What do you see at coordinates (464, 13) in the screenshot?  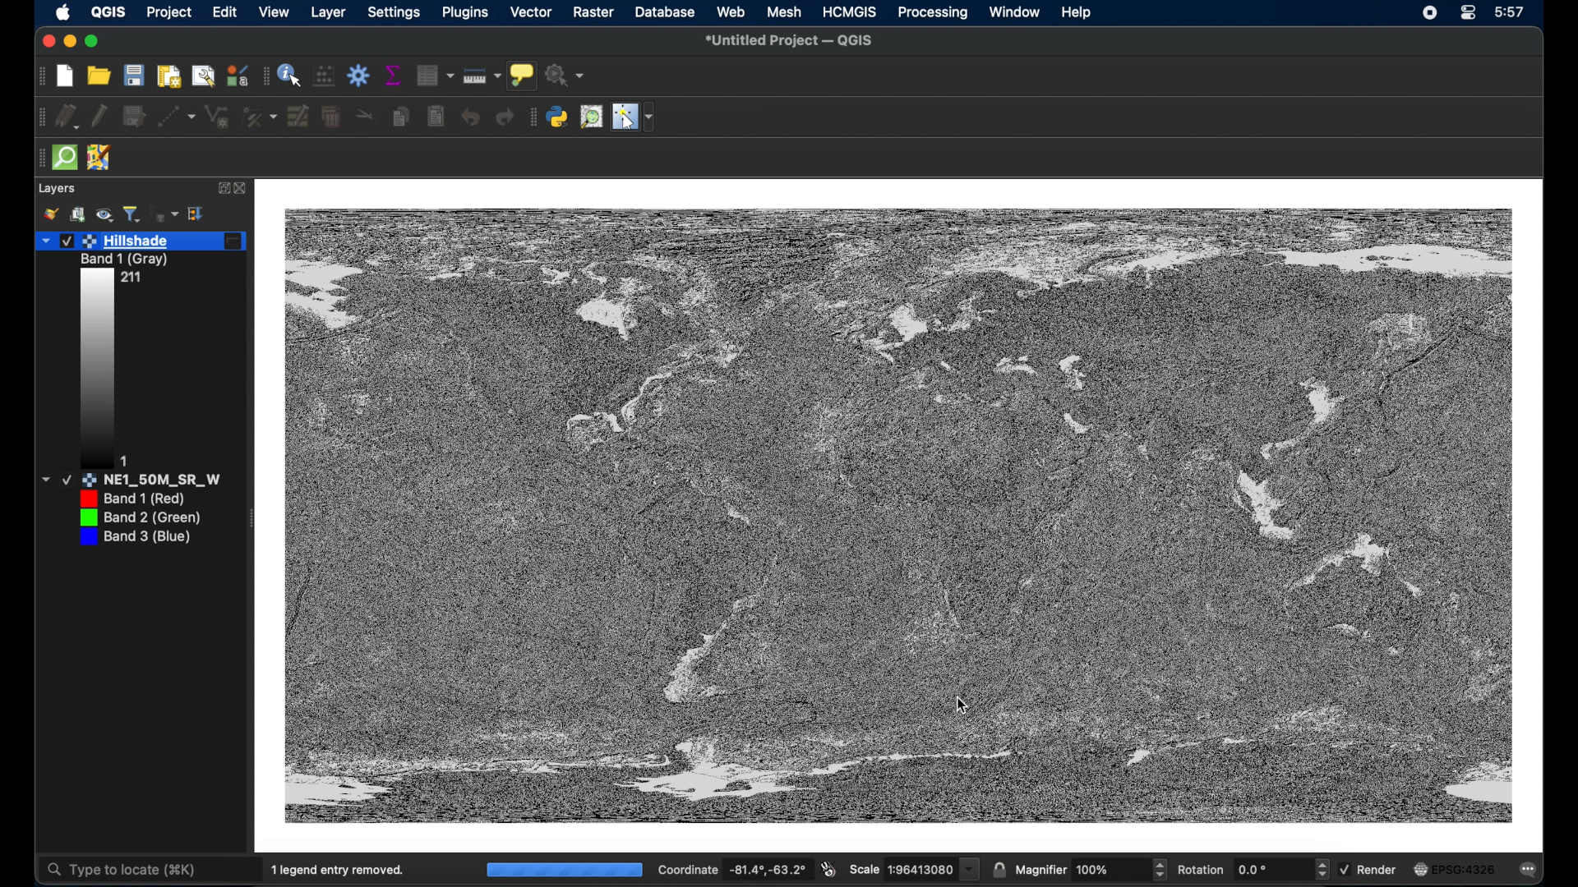 I see `plugins` at bounding box center [464, 13].